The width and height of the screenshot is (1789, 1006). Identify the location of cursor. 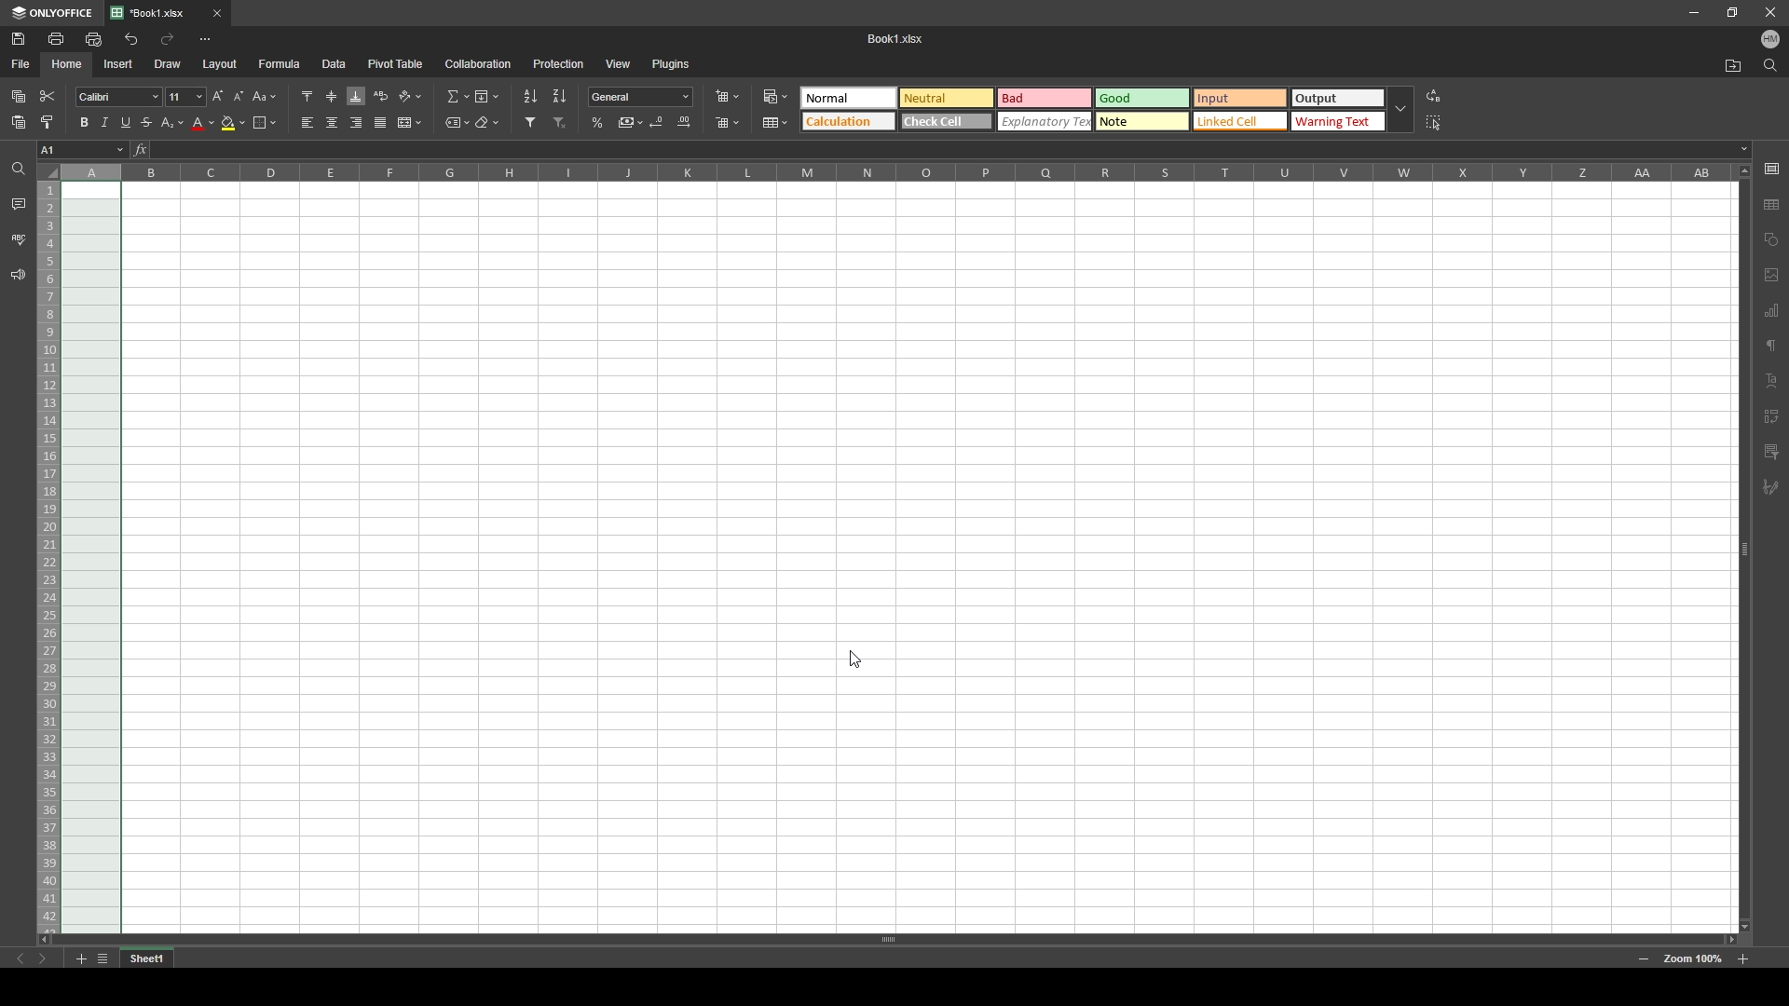
(853, 659).